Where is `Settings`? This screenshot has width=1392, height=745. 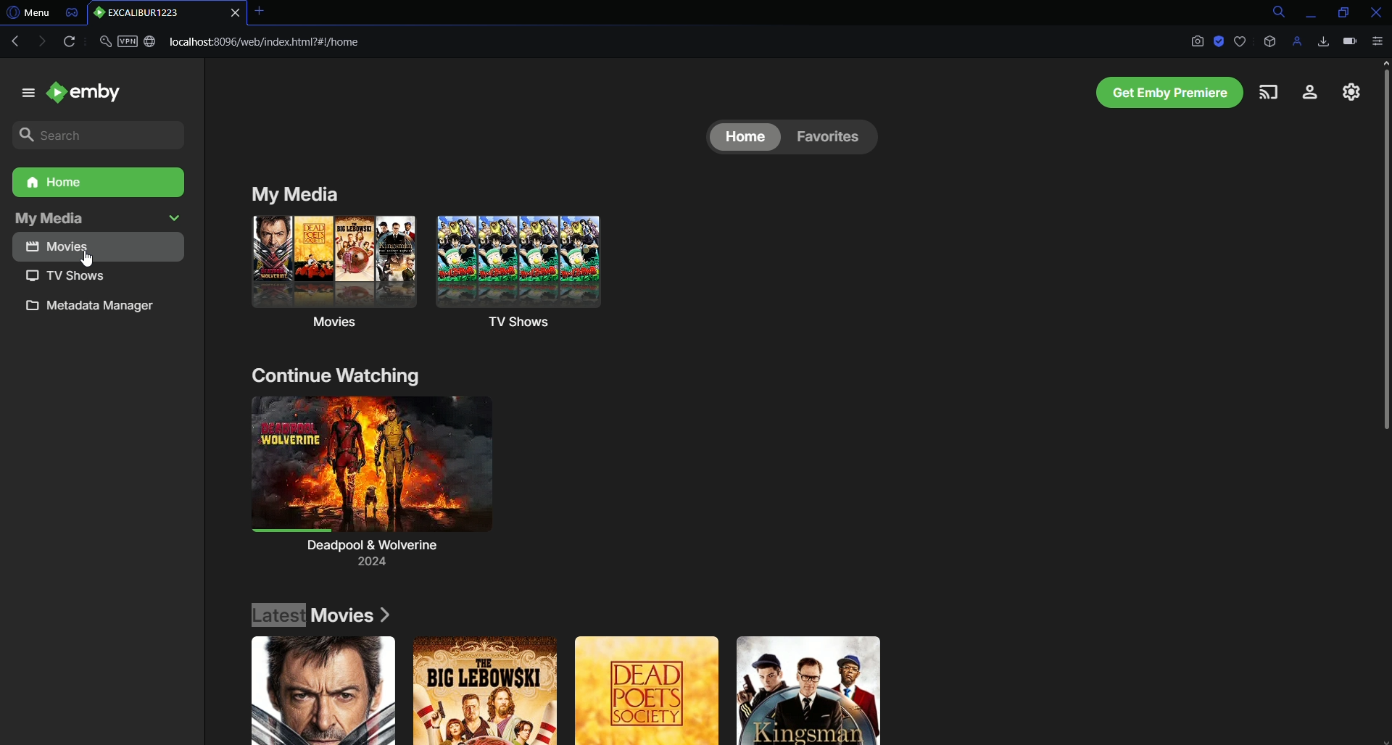
Settings is located at coordinates (1346, 93).